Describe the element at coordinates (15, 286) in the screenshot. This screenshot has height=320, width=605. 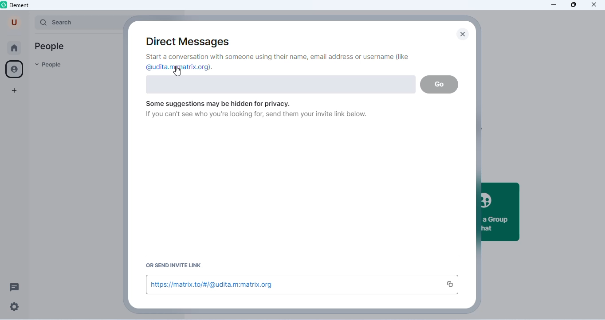
I see `threads` at that location.